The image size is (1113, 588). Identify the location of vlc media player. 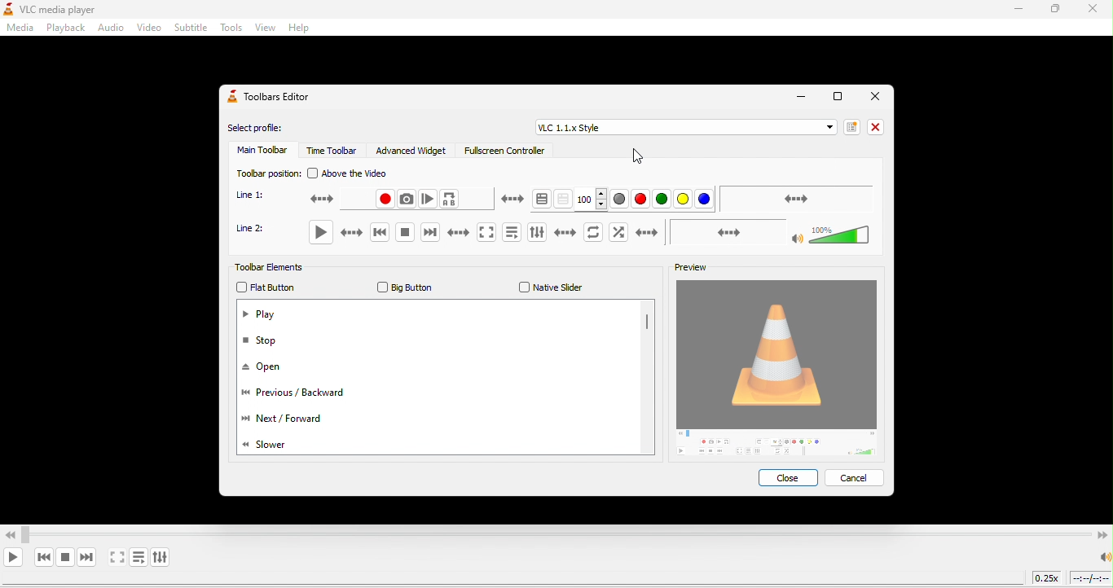
(64, 10).